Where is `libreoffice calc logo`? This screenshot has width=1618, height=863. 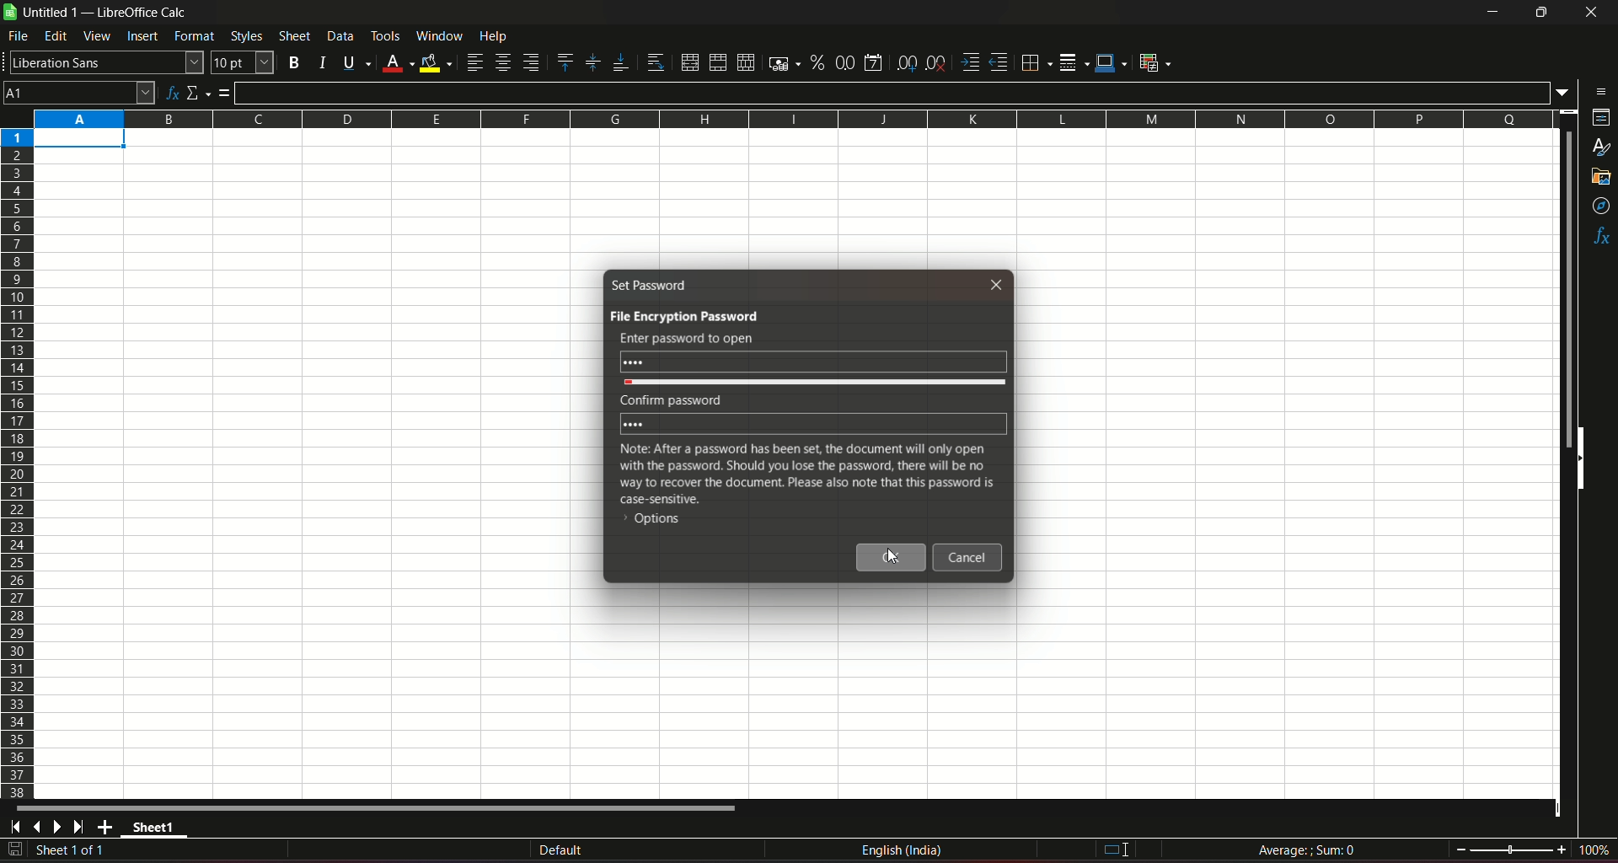 libreoffice calc logo is located at coordinates (10, 13).